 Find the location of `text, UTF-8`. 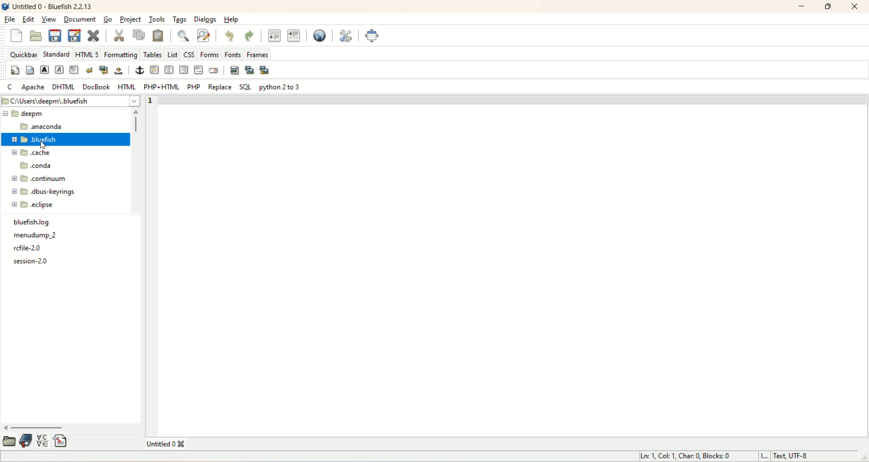

text, UTF-8 is located at coordinates (797, 457).